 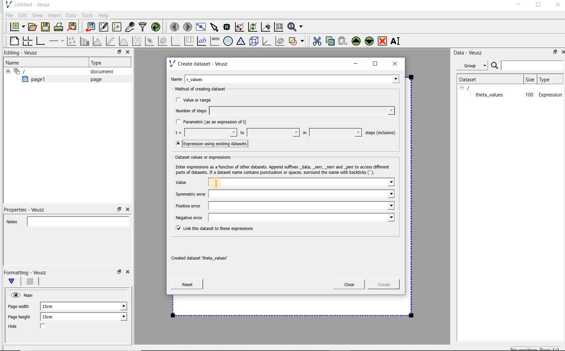 What do you see at coordinates (85, 41) in the screenshot?
I see `plot bar charts` at bounding box center [85, 41].